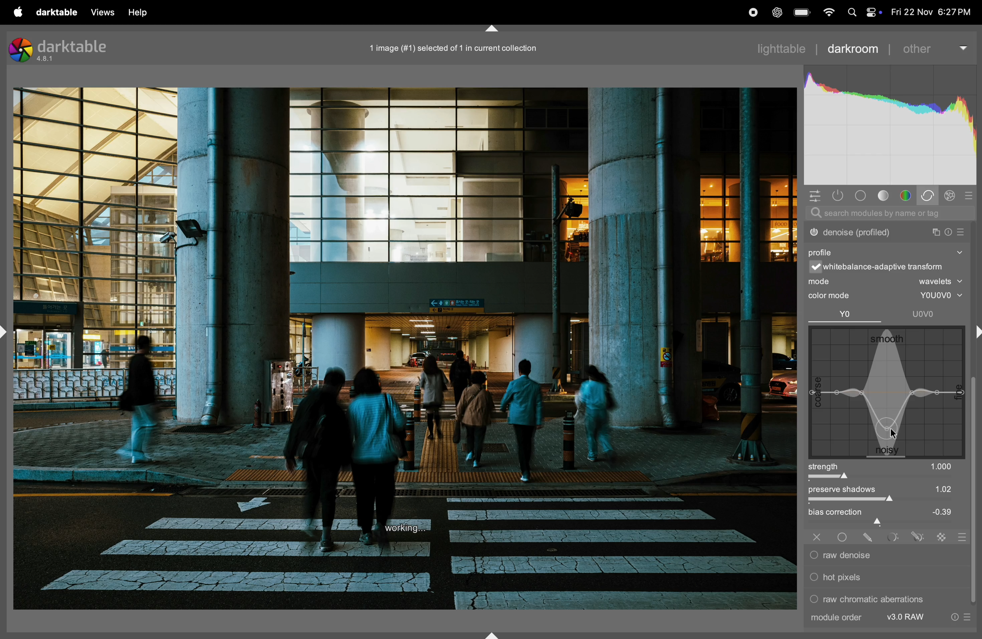 This screenshot has height=639, width=982. Describe the element at coordinates (821, 252) in the screenshot. I see `profile` at that location.